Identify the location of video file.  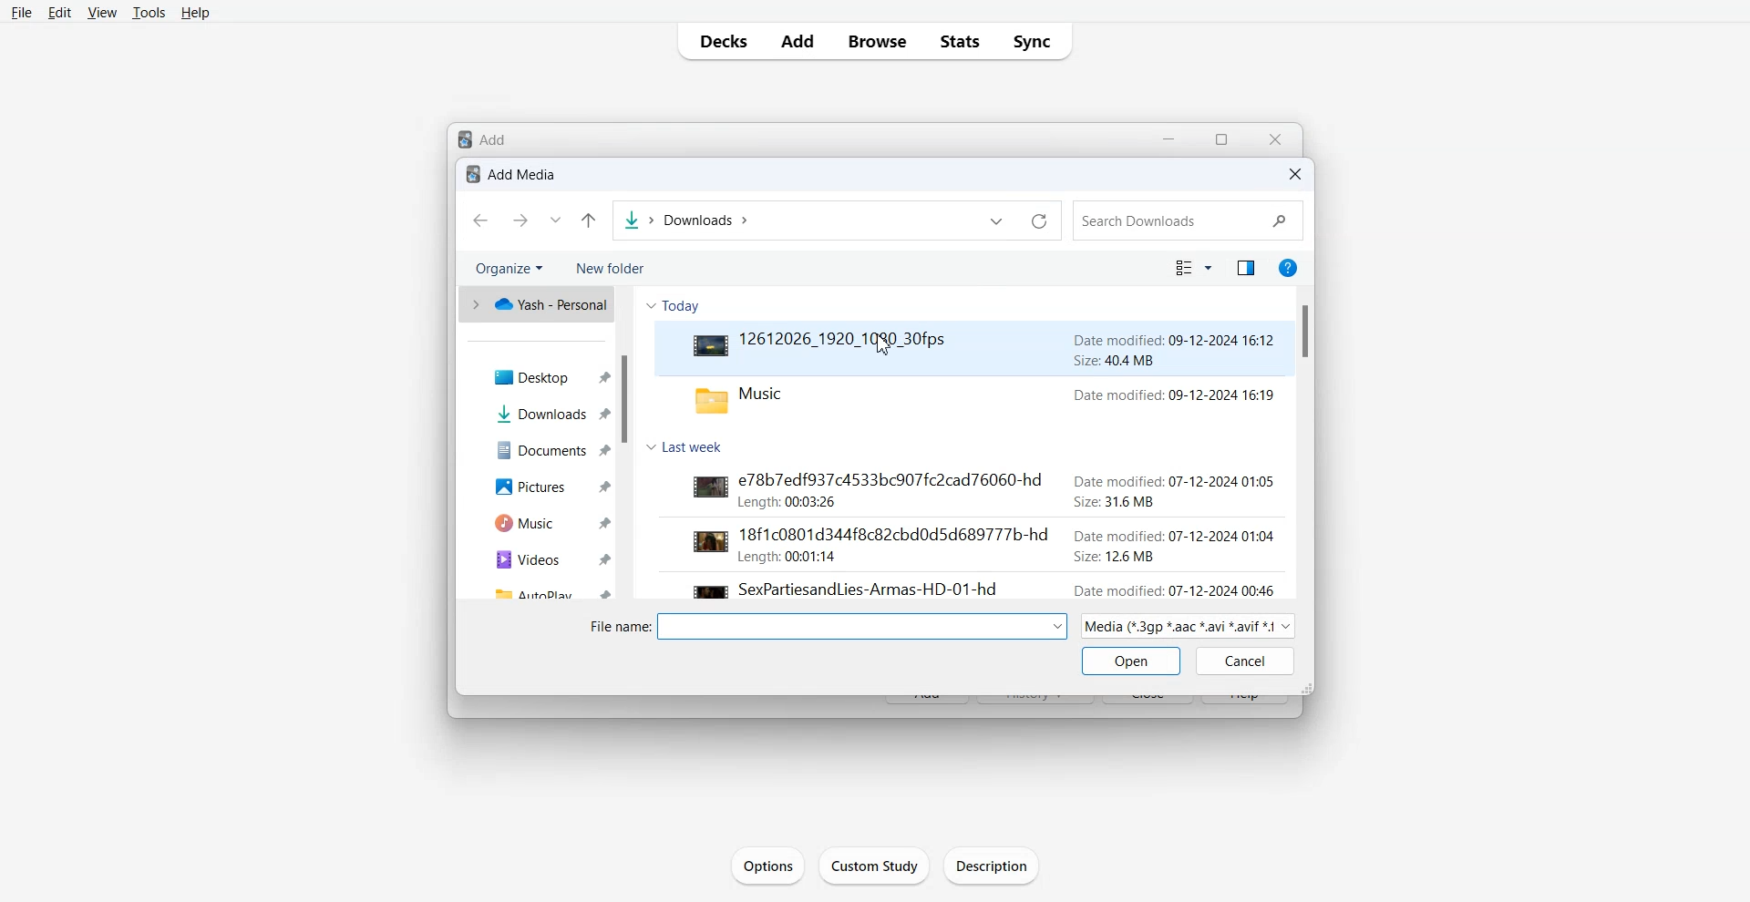
(837, 586).